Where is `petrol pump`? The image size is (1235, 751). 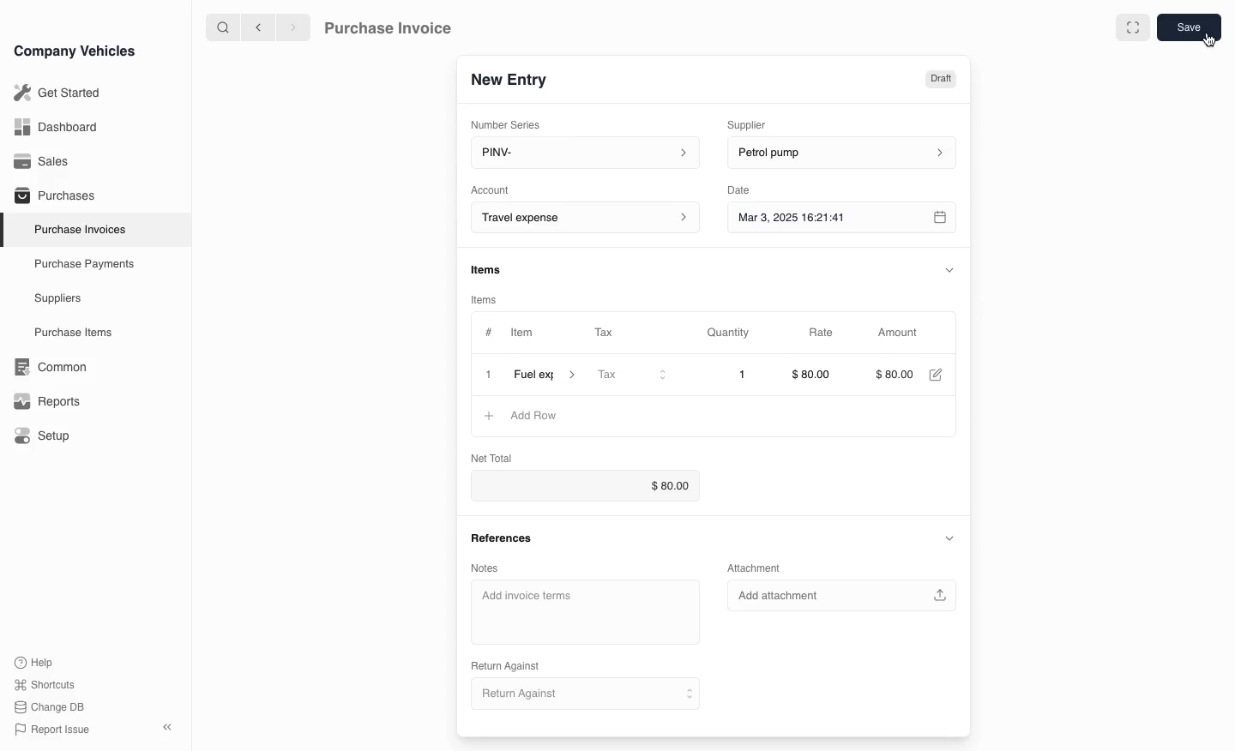
petrol pump is located at coordinates (839, 153).